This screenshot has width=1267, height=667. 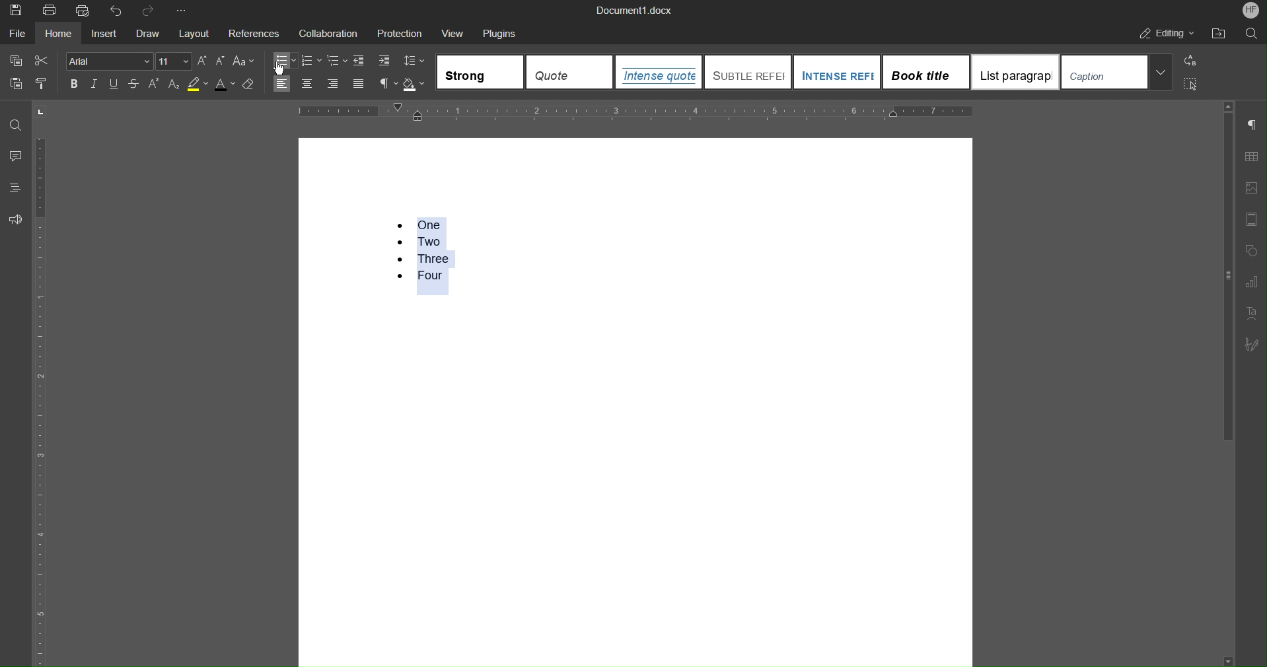 What do you see at coordinates (566, 71) in the screenshot?
I see `Quote` at bounding box center [566, 71].